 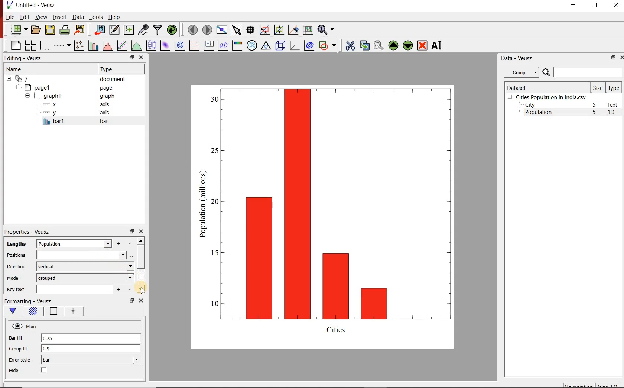 I want to click on close, so click(x=621, y=57).